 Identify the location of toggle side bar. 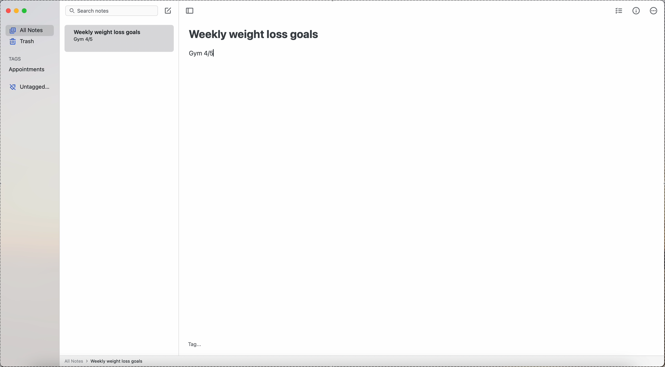
(191, 11).